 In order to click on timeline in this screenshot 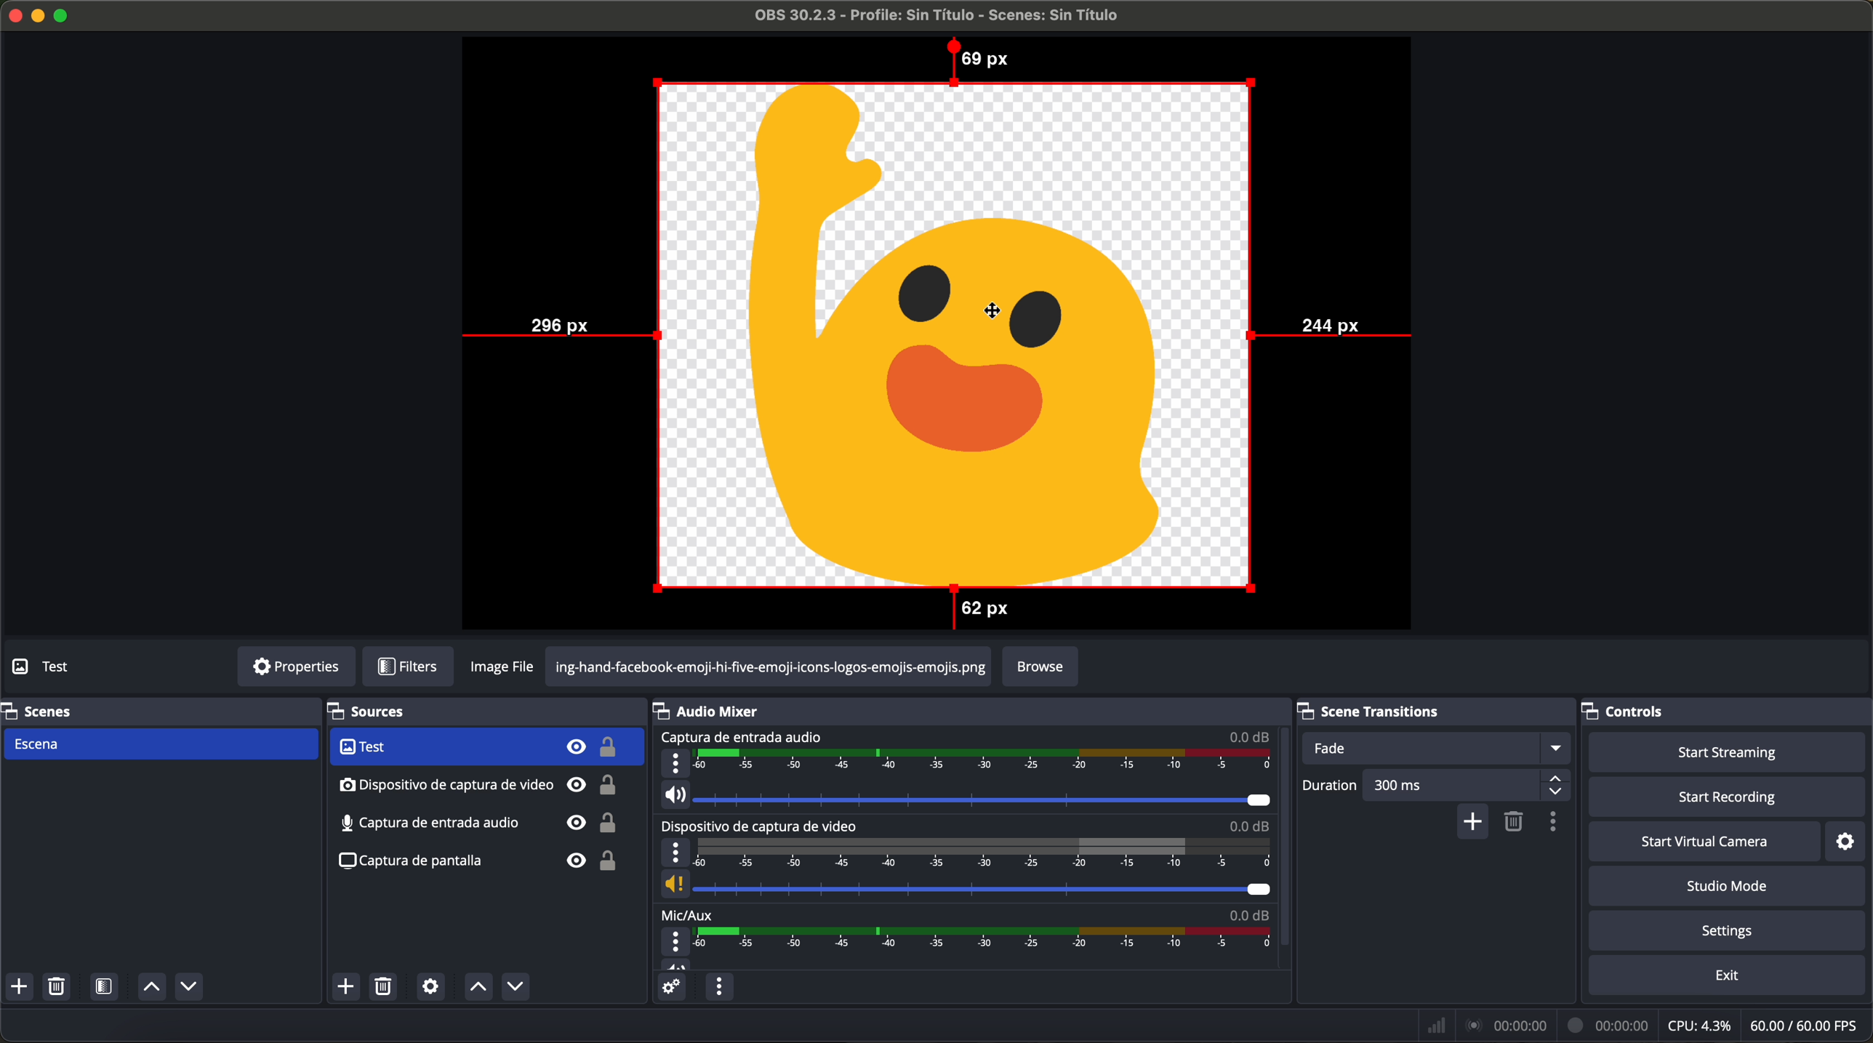, I will do `click(984, 853)`.